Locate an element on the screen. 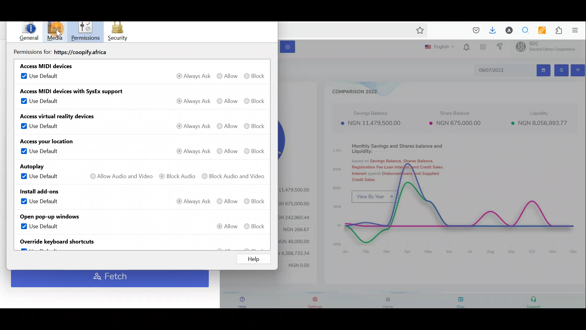 Image resolution: width=586 pixels, height=330 pixels. Allow is located at coordinates (228, 226).